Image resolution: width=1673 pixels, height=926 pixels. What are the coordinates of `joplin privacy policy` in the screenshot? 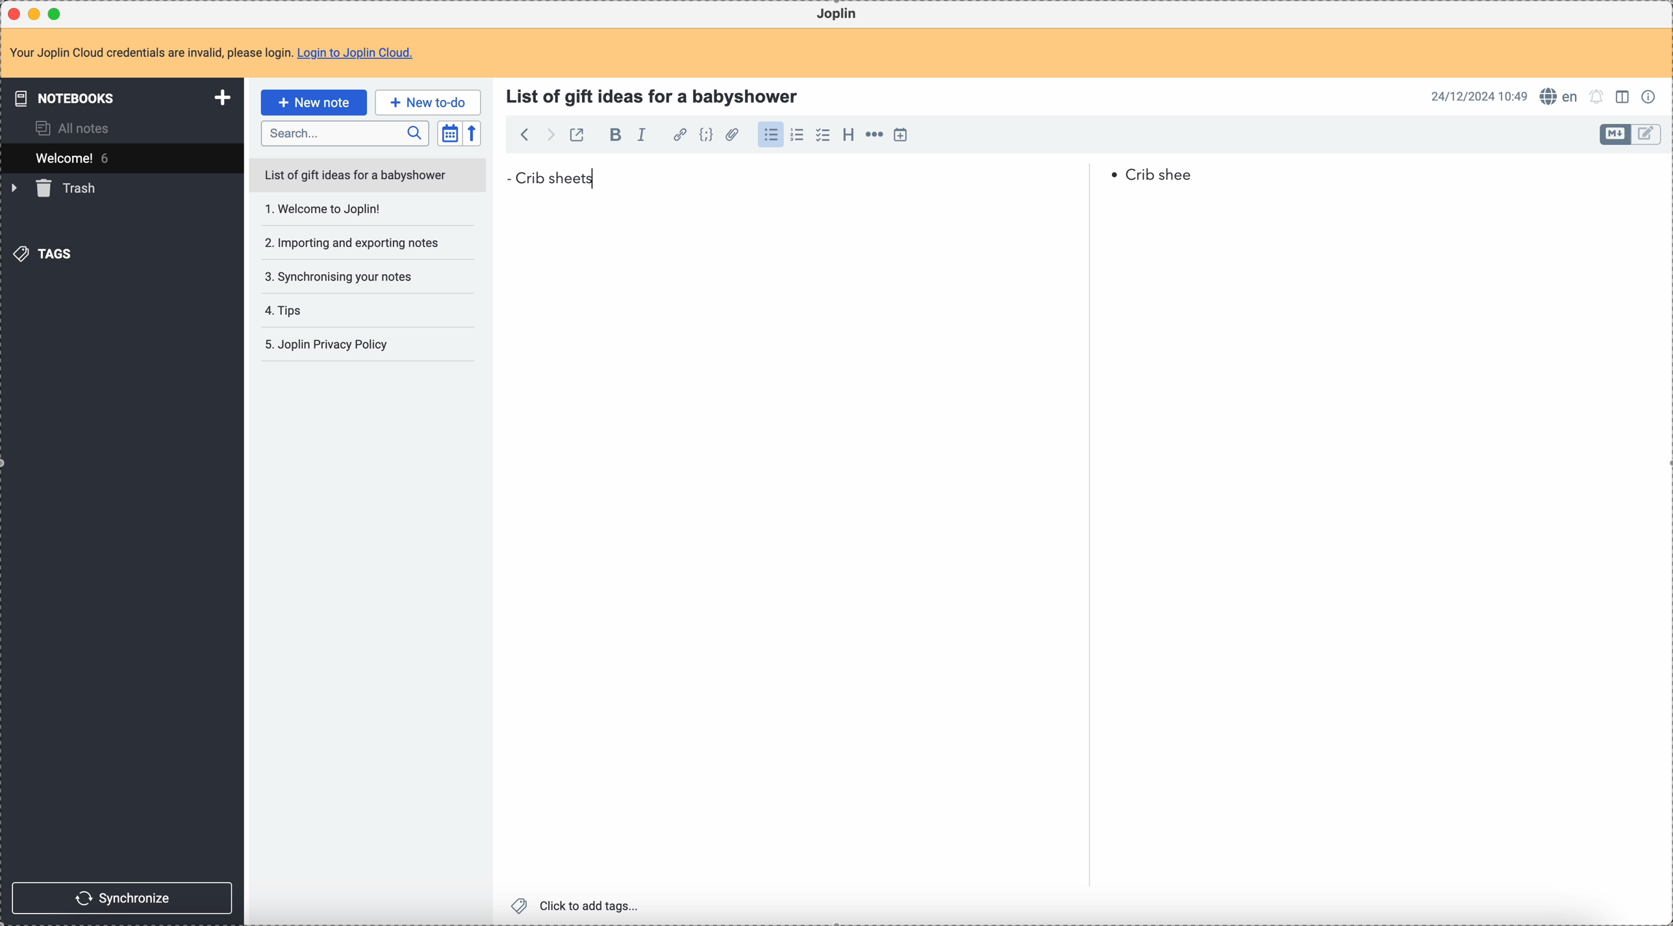 It's located at (331, 347).